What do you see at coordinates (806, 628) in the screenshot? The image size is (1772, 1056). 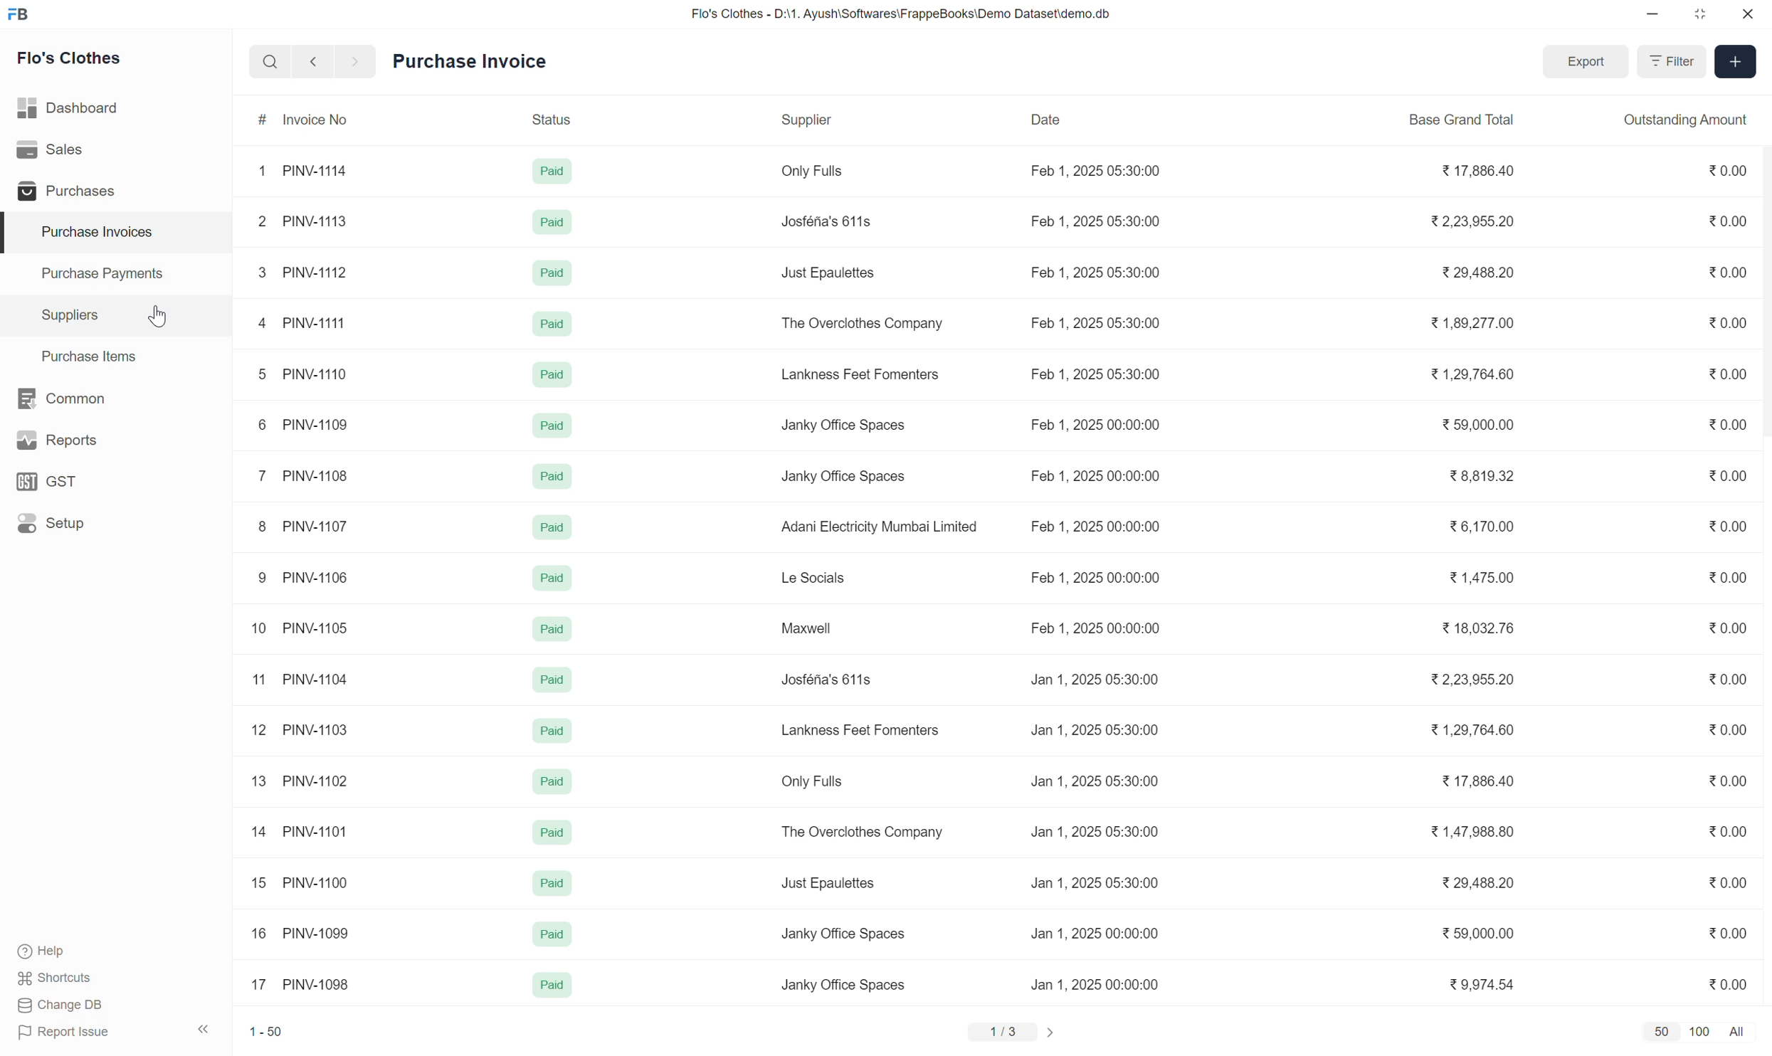 I see `Maxwell` at bounding box center [806, 628].